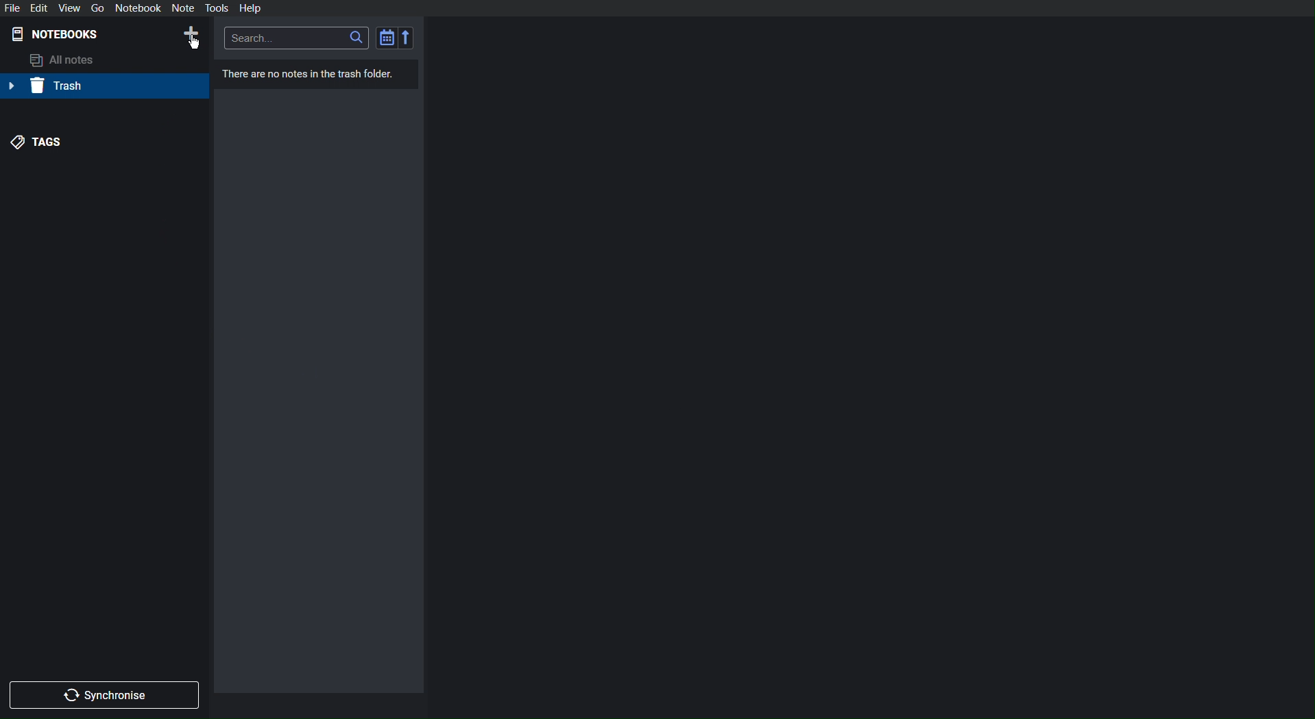  What do you see at coordinates (105, 694) in the screenshot?
I see `Synchronize` at bounding box center [105, 694].